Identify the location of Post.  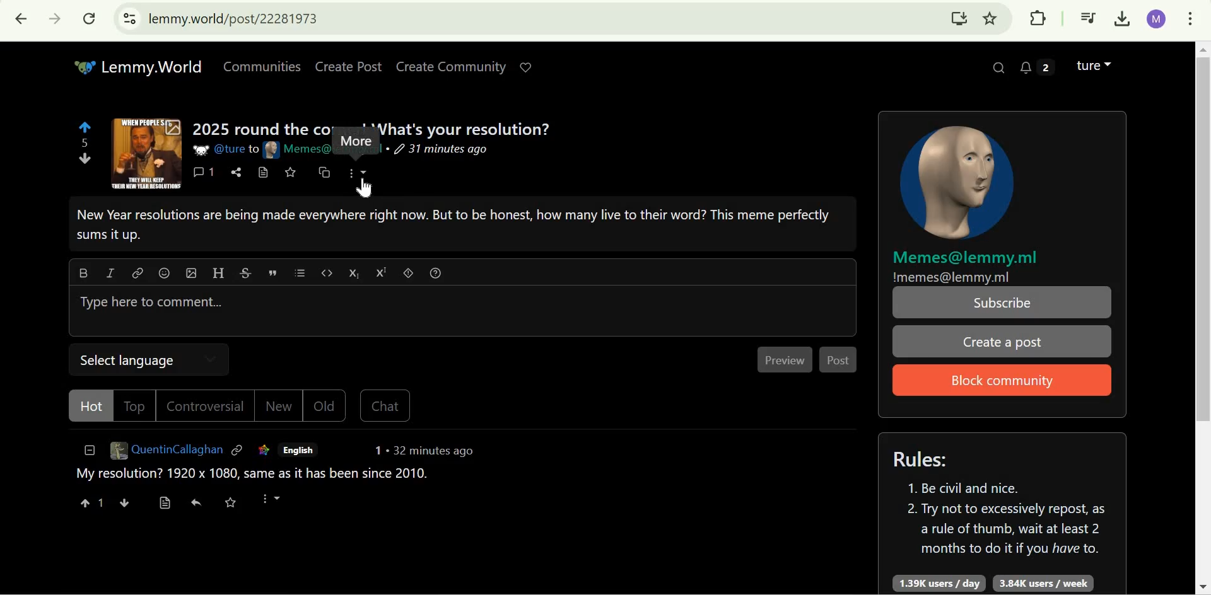
(838, 361).